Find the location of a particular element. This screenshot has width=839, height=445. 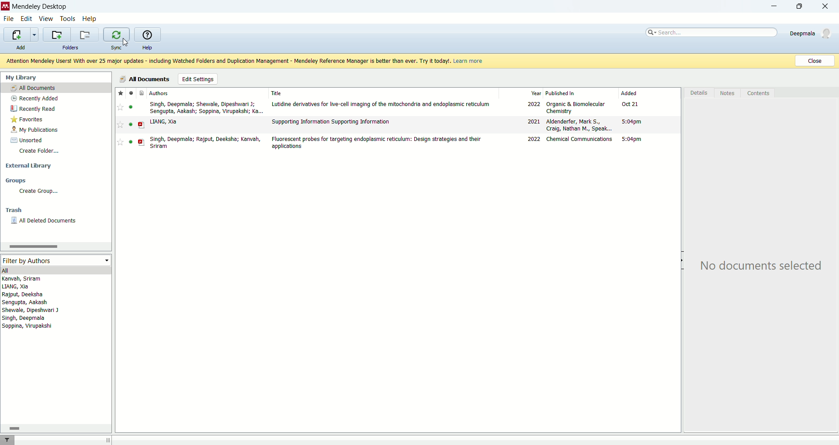

file is located at coordinates (9, 20).